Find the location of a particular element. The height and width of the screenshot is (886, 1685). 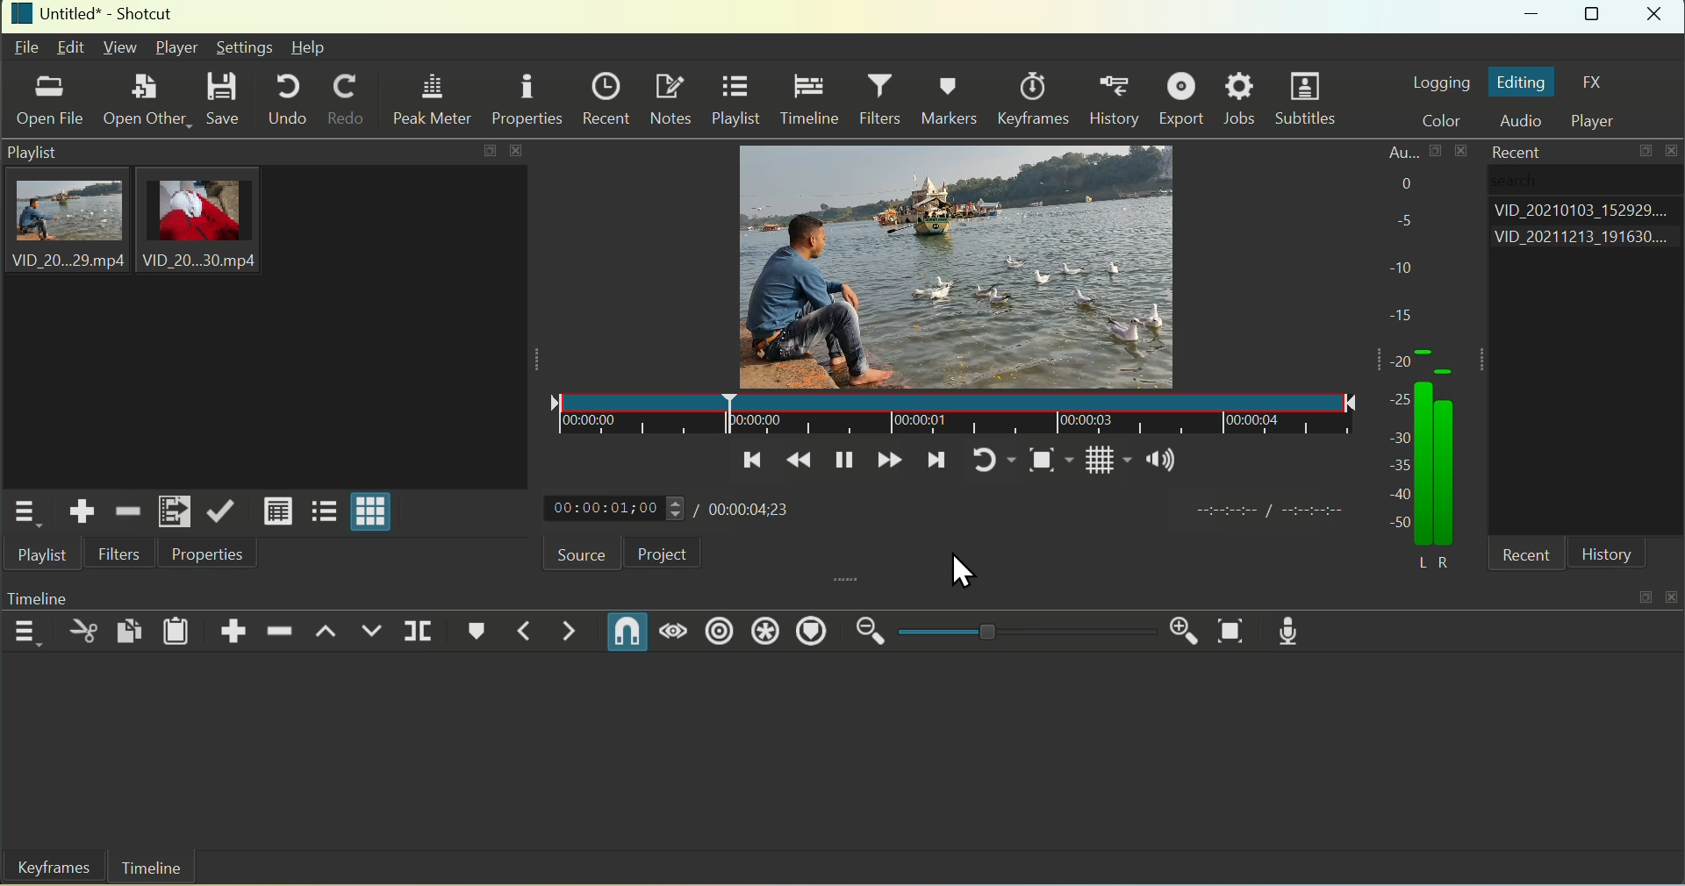

Add files to Playlist is located at coordinates (173, 511).